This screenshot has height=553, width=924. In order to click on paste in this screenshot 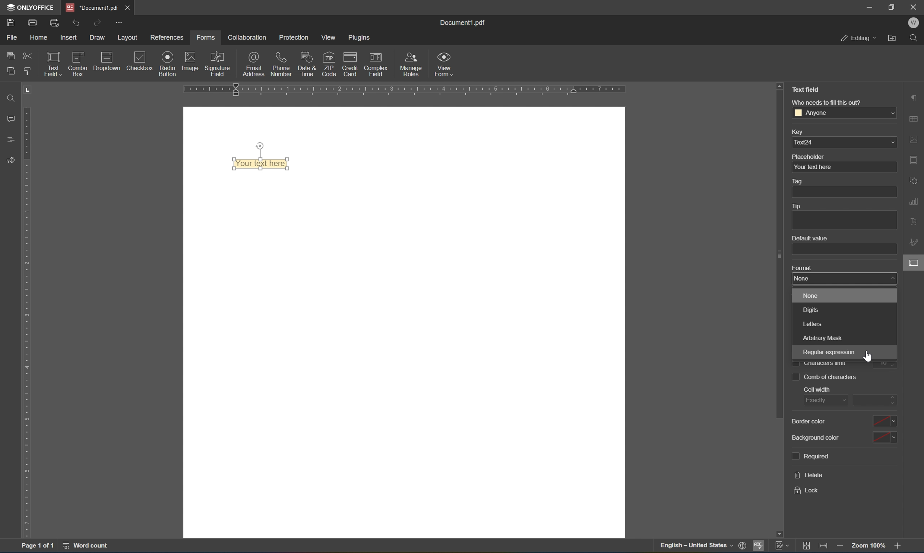, I will do `click(10, 69)`.